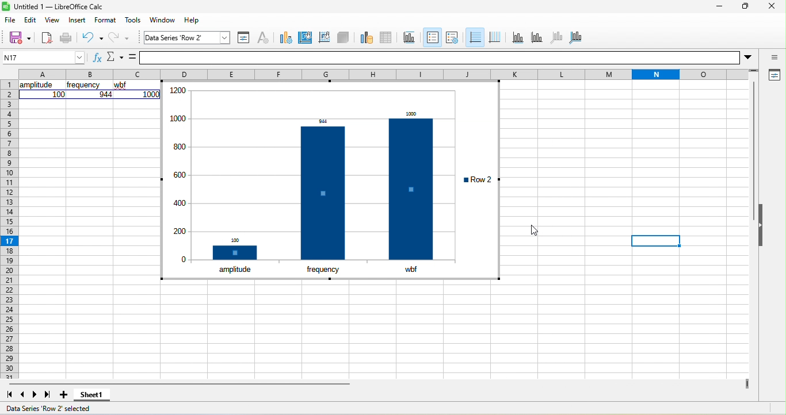 This screenshot has height=415, width=786. I want to click on rows, so click(9, 229).